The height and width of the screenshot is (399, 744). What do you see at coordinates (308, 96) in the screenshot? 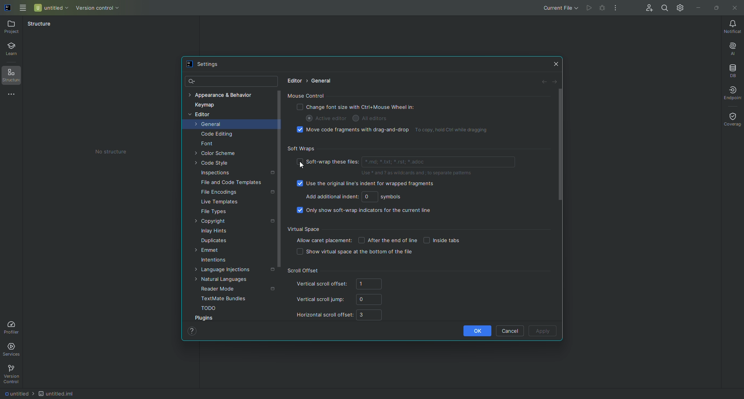
I see `Mouse Control` at bounding box center [308, 96].